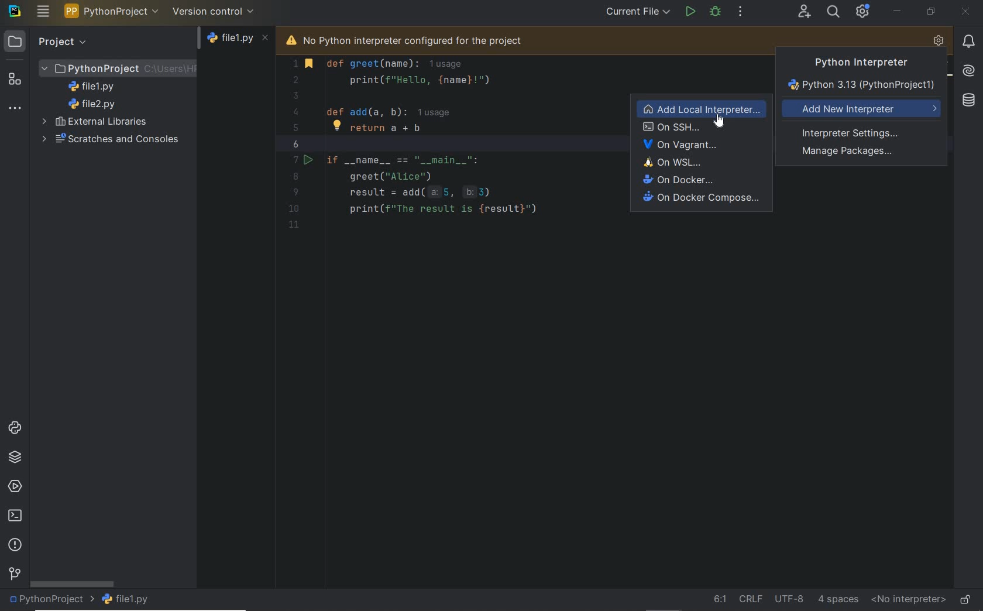  I want to click on search everywhere, so click(834, 11).